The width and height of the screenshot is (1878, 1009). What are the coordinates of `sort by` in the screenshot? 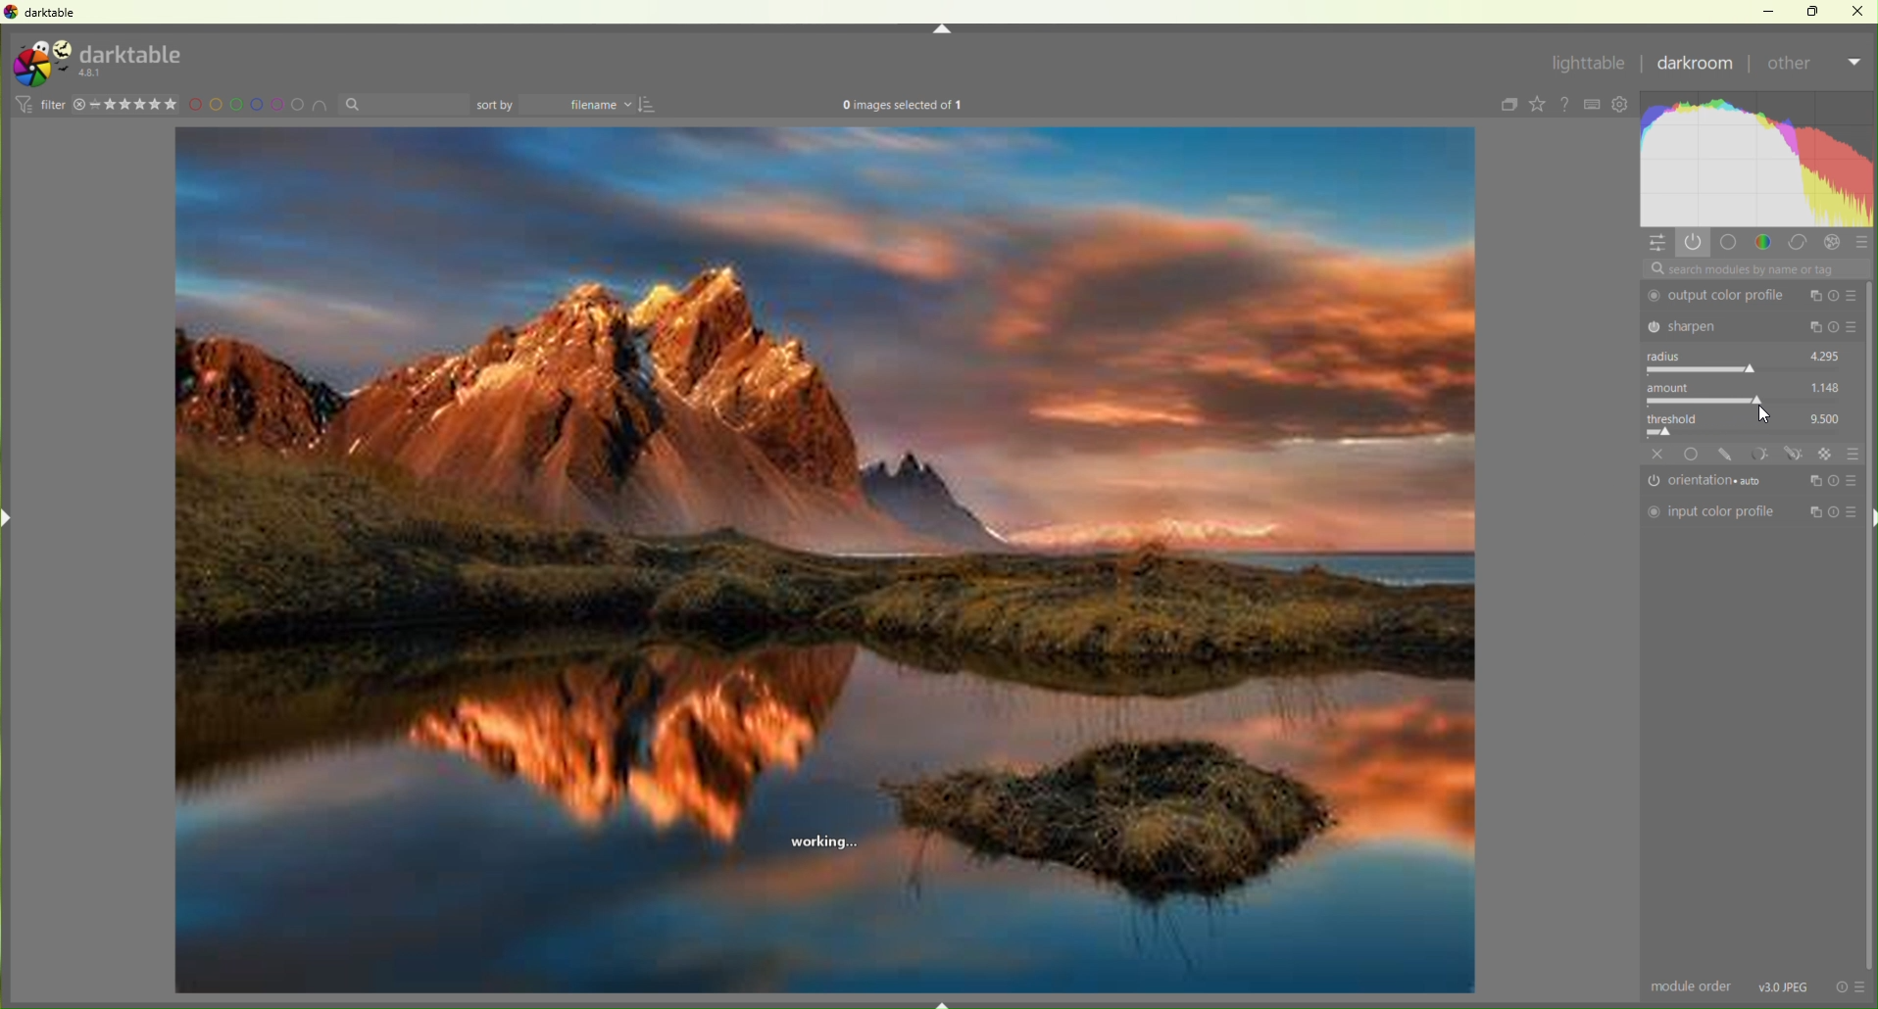 It's located at (496, 105).